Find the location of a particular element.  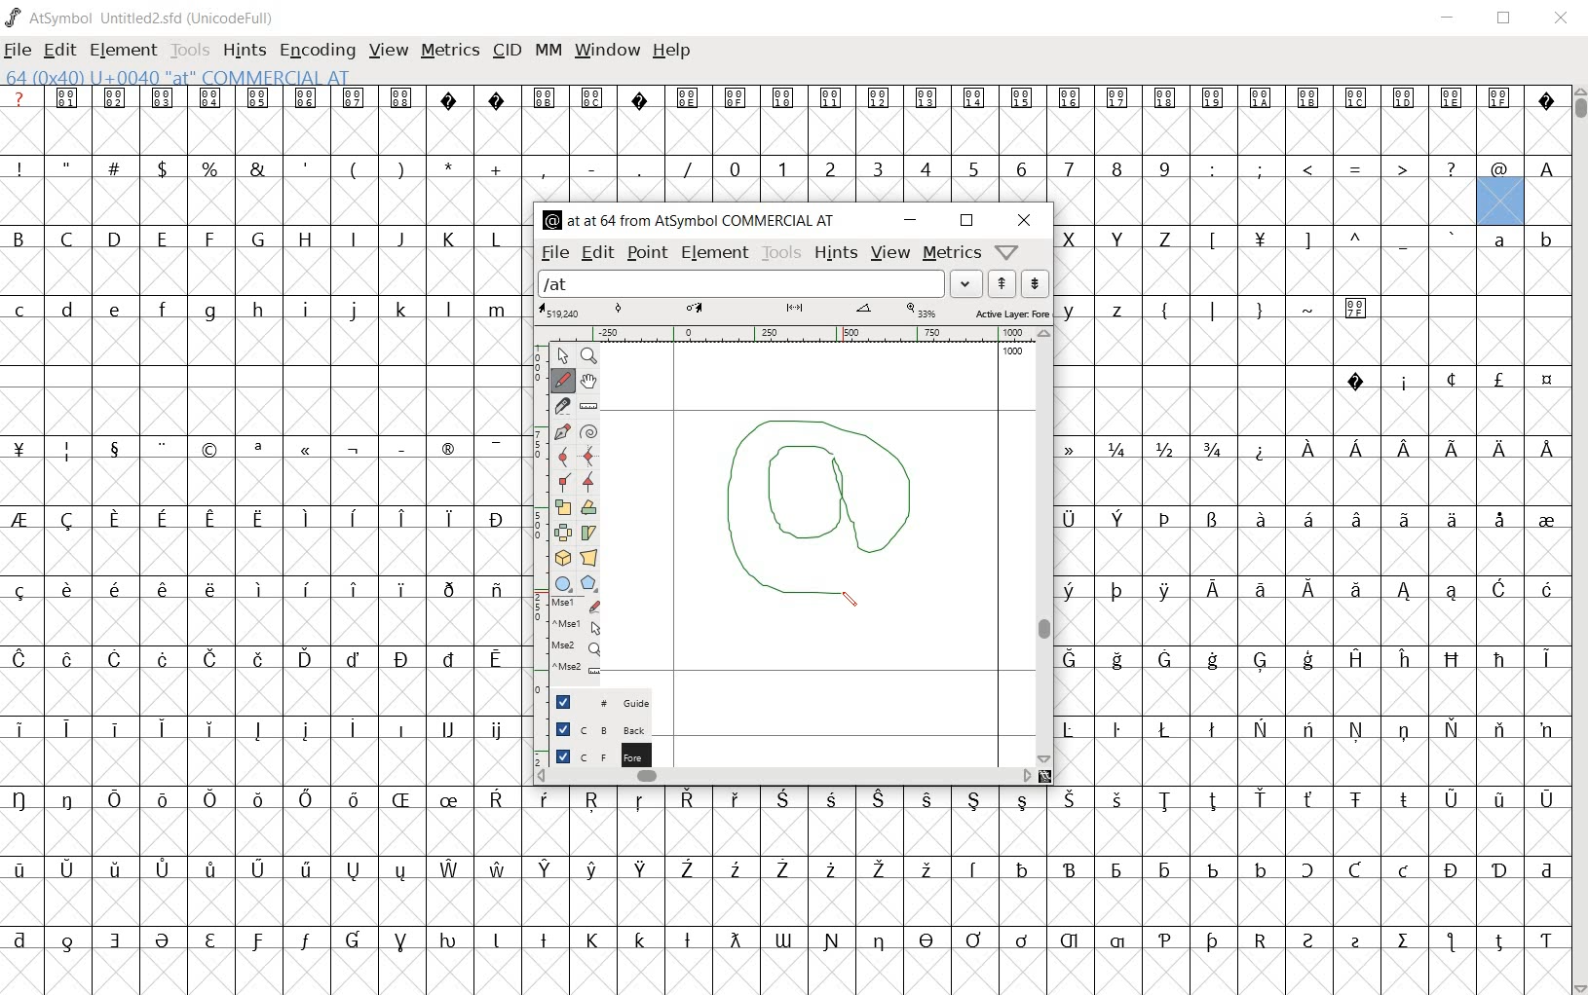

checkbox is located at coordinates (563, 728).